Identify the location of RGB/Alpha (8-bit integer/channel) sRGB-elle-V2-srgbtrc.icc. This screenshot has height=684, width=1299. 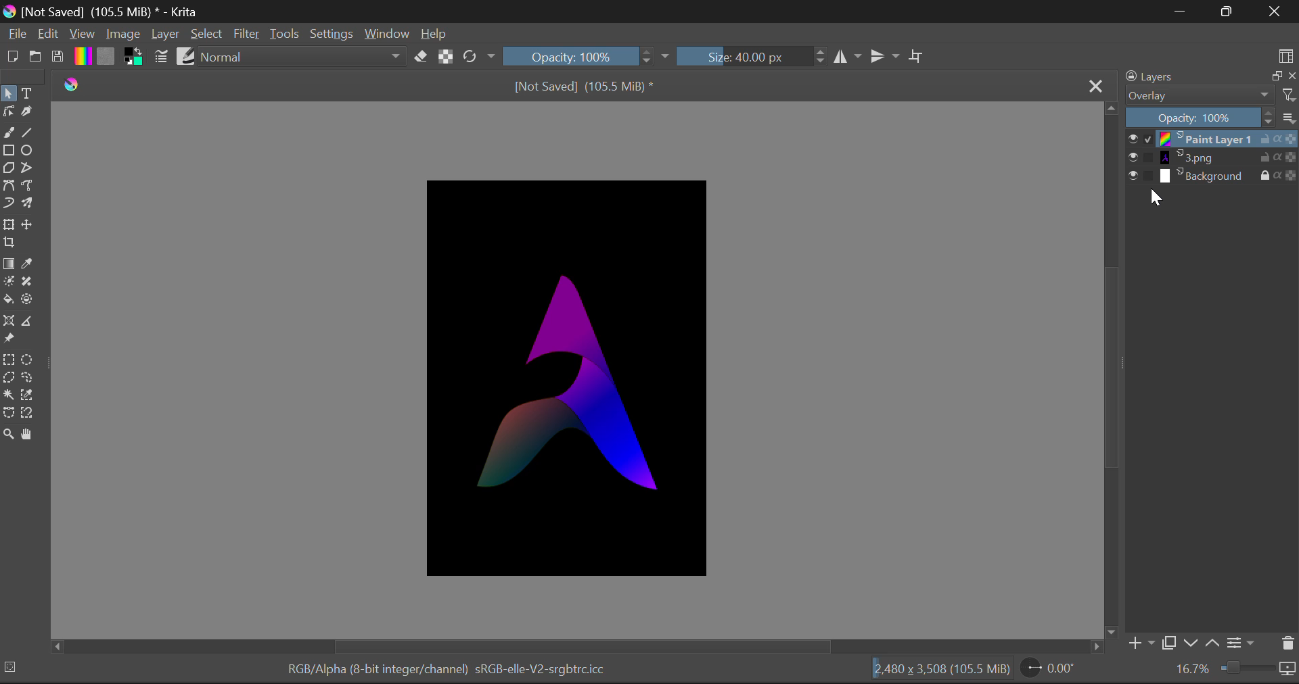
(448, 669).